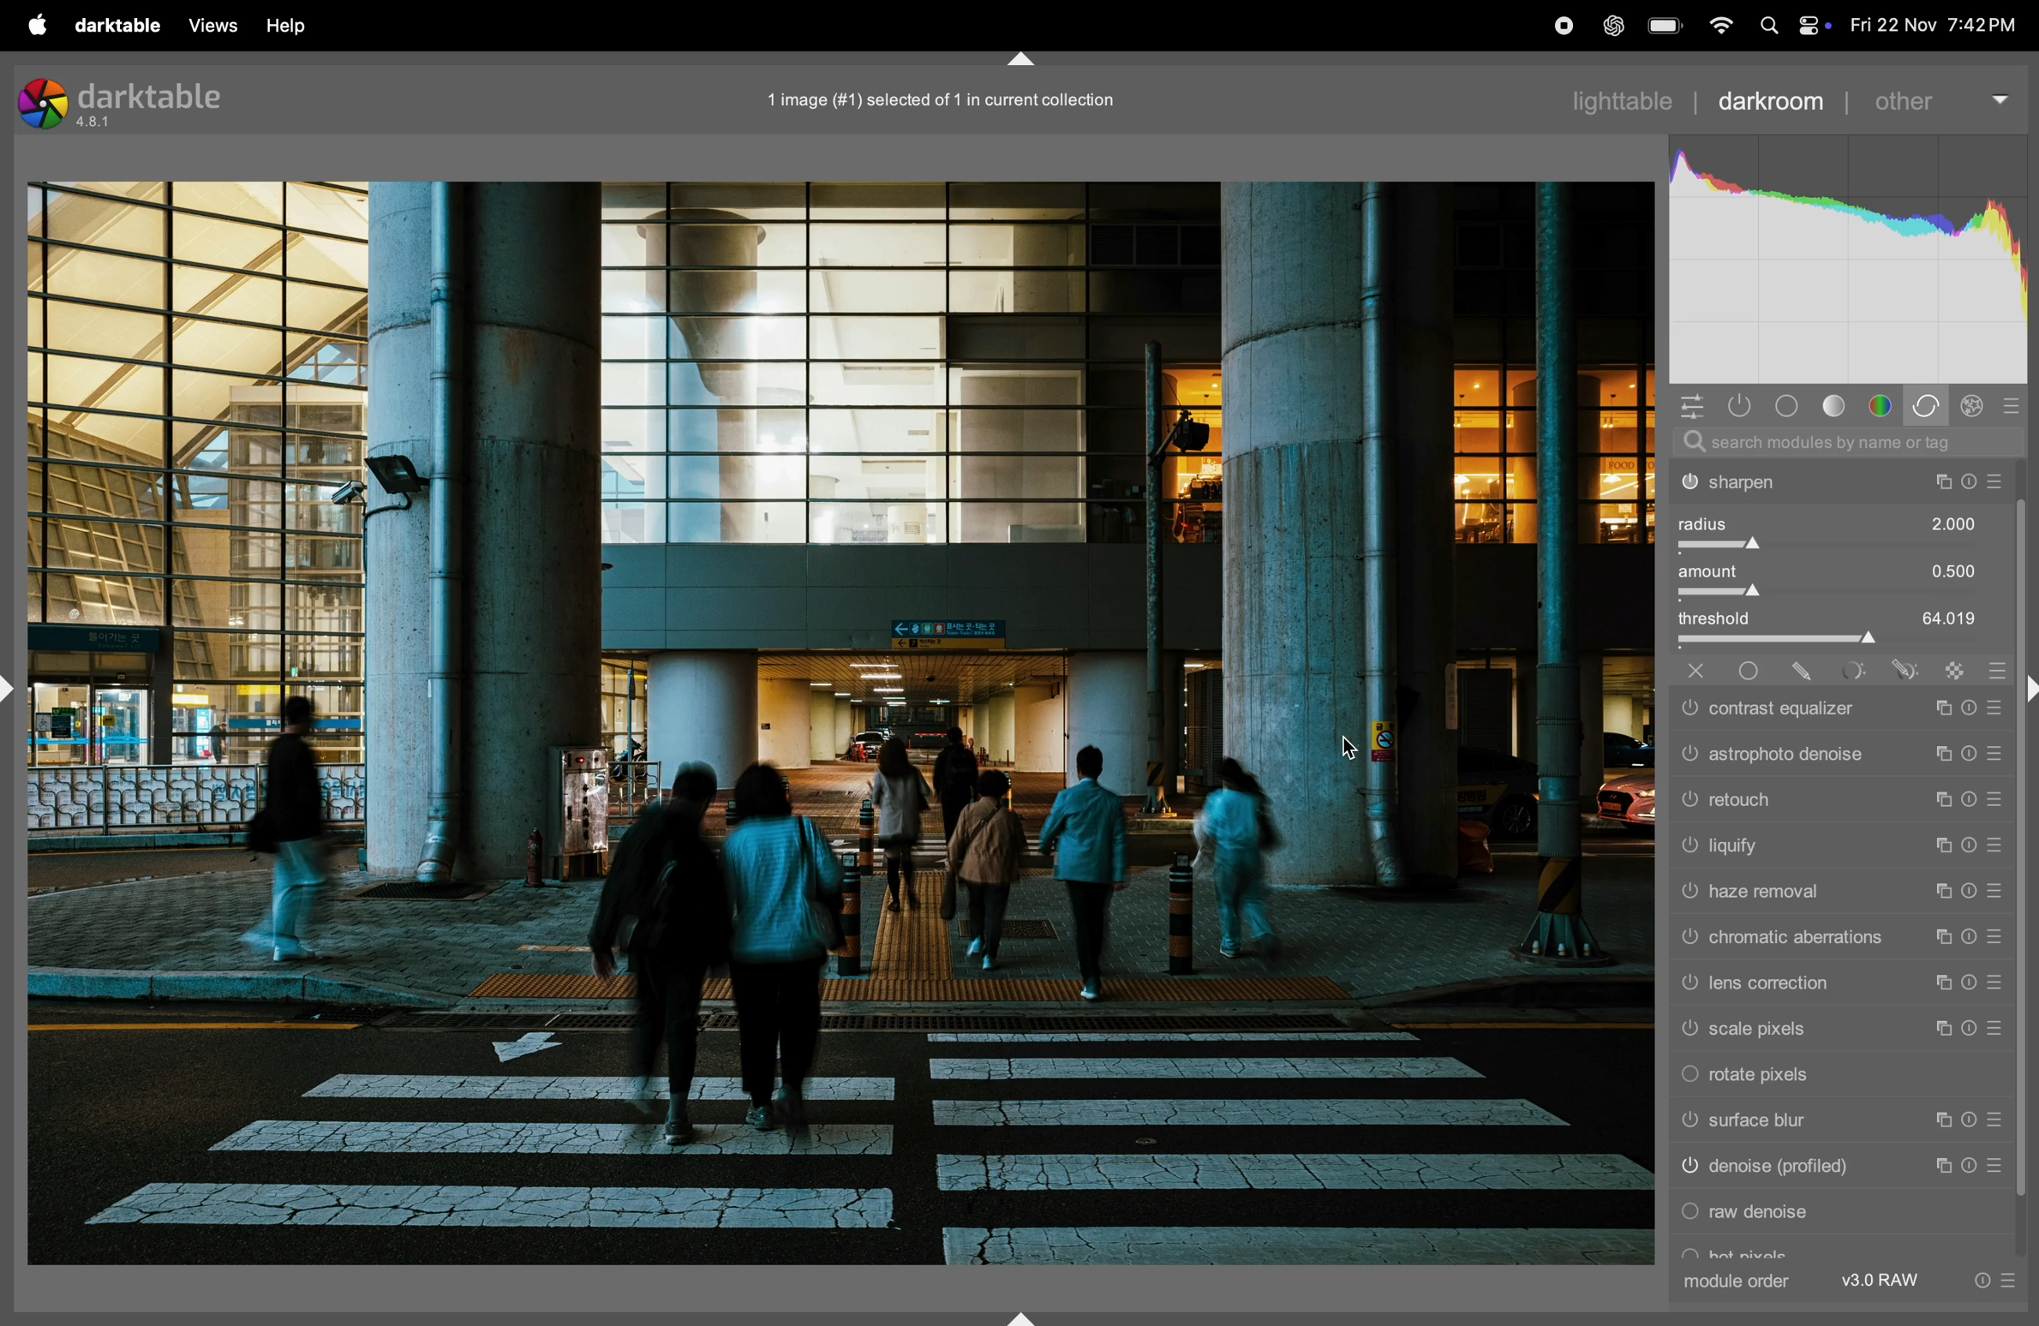 The height and width of the screenshot is (1326, 2039). I want to click on darkroom, so click(1773, 102).